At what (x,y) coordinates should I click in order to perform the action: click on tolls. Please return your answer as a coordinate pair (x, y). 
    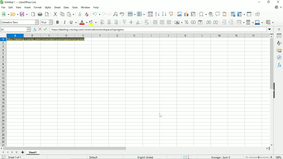
    Looking at the image, I should click on (75, 7).